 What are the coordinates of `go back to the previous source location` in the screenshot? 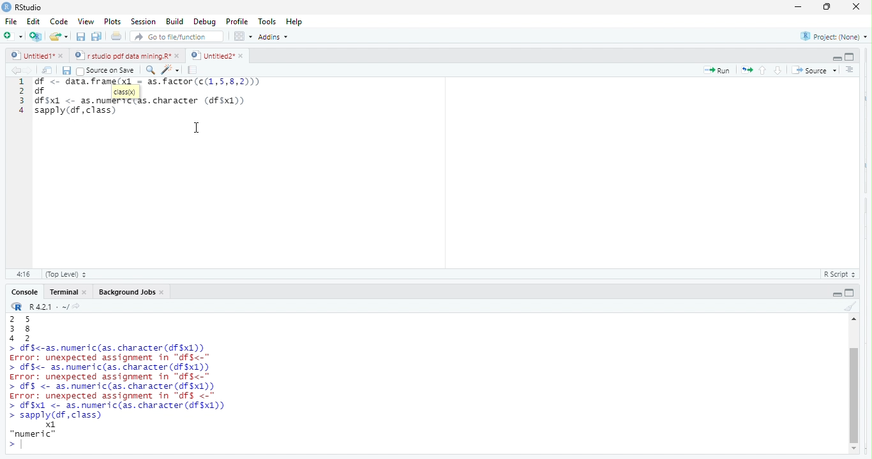 It's located at (15, 70).